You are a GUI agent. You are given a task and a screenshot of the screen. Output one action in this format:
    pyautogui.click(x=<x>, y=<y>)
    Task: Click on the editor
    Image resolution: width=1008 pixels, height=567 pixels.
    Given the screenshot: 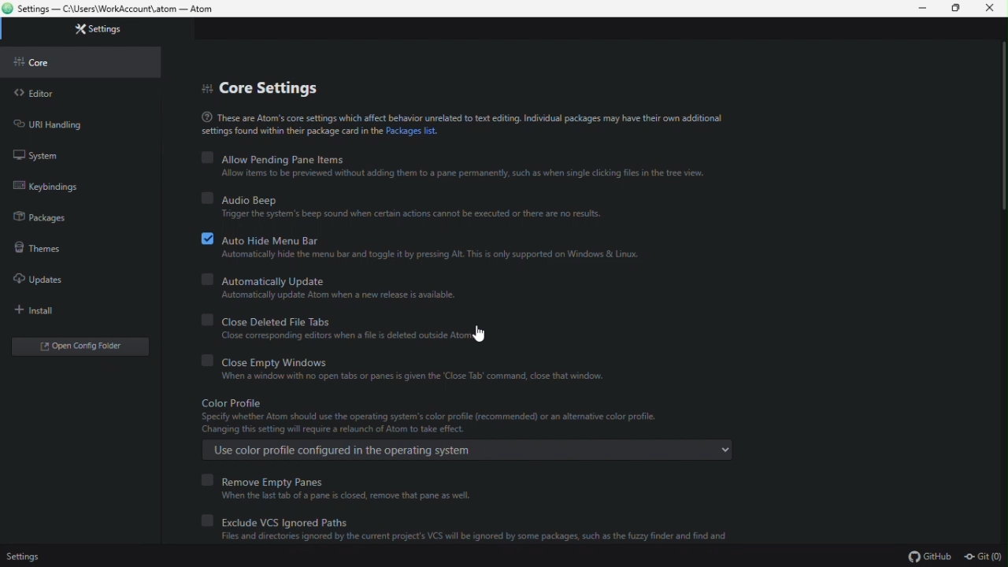 What is the action you would take?
    pyautogui.click(x=76, y=93)
    